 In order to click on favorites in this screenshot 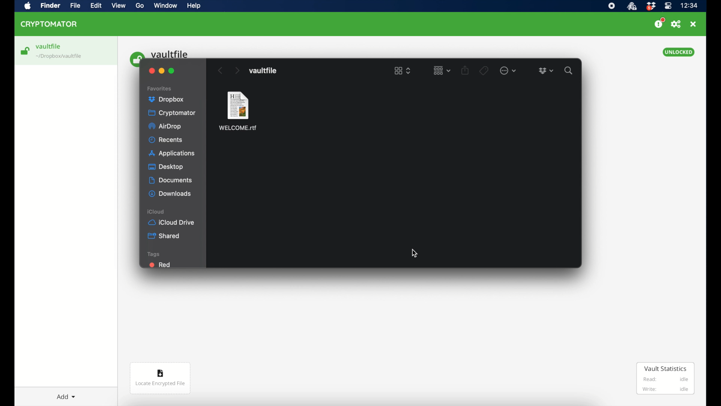, I will do `click(160, 88)`.